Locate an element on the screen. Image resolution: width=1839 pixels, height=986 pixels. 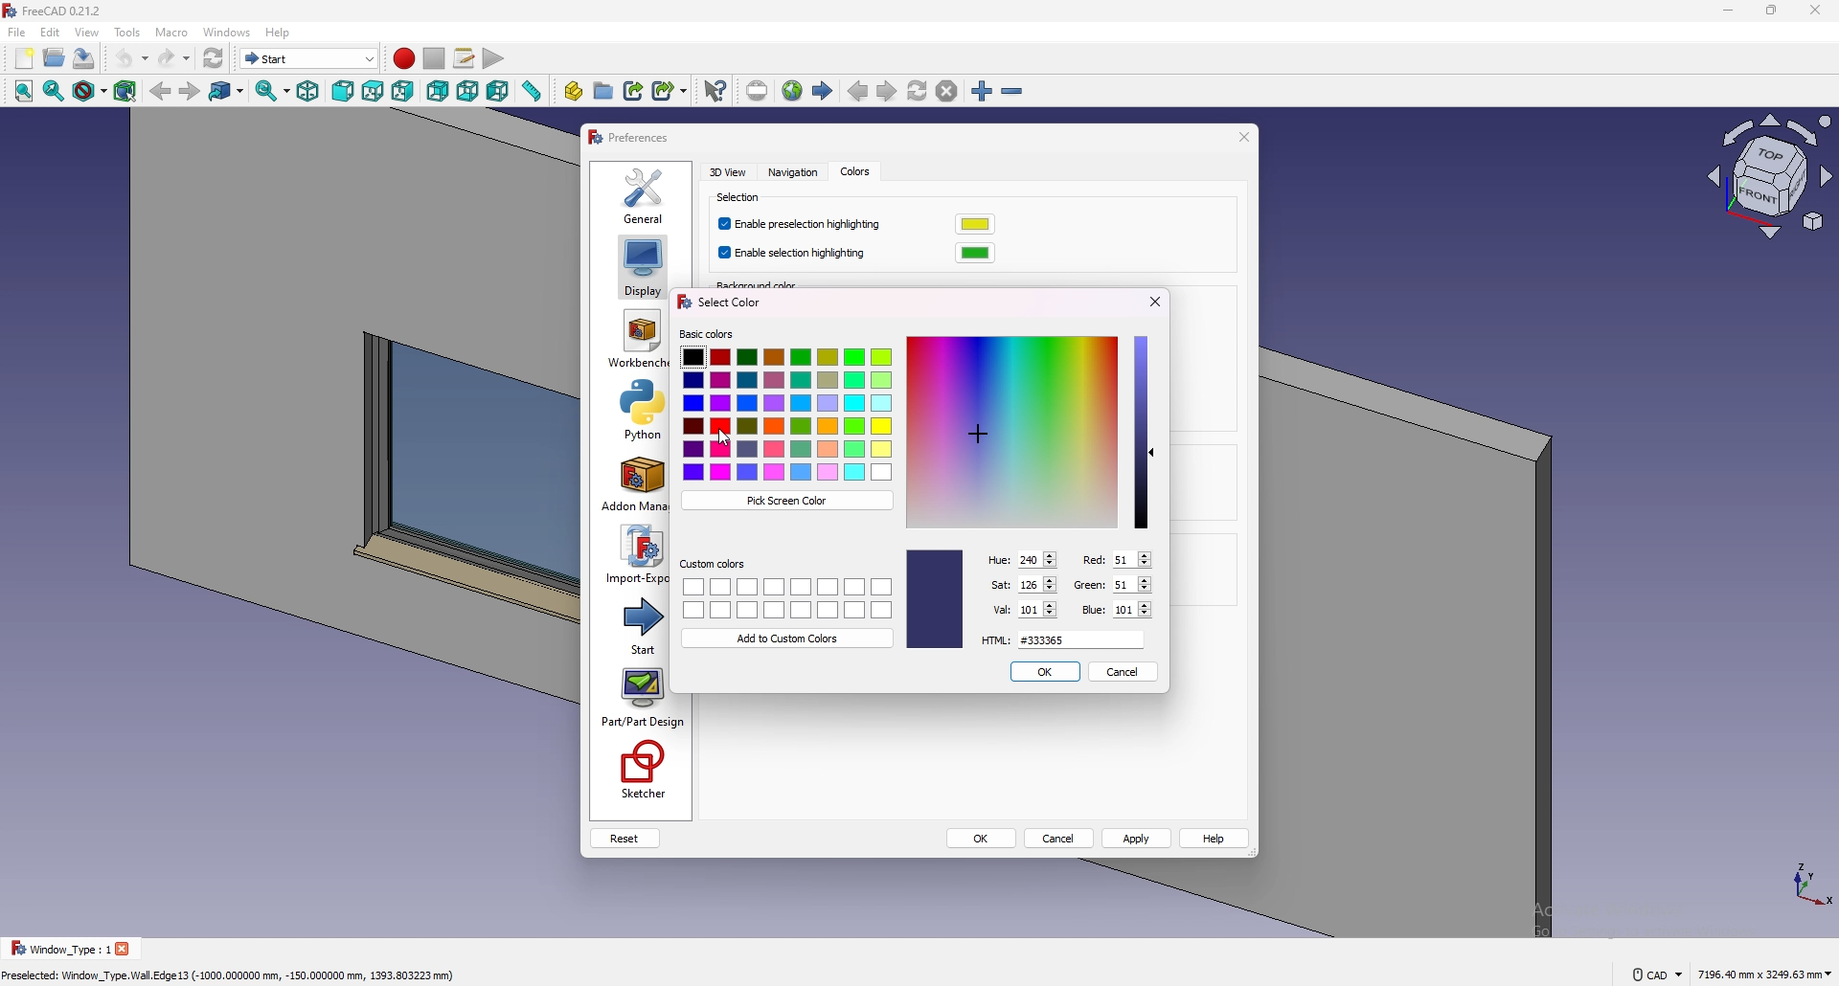
front is located at coordinates (345, 92).